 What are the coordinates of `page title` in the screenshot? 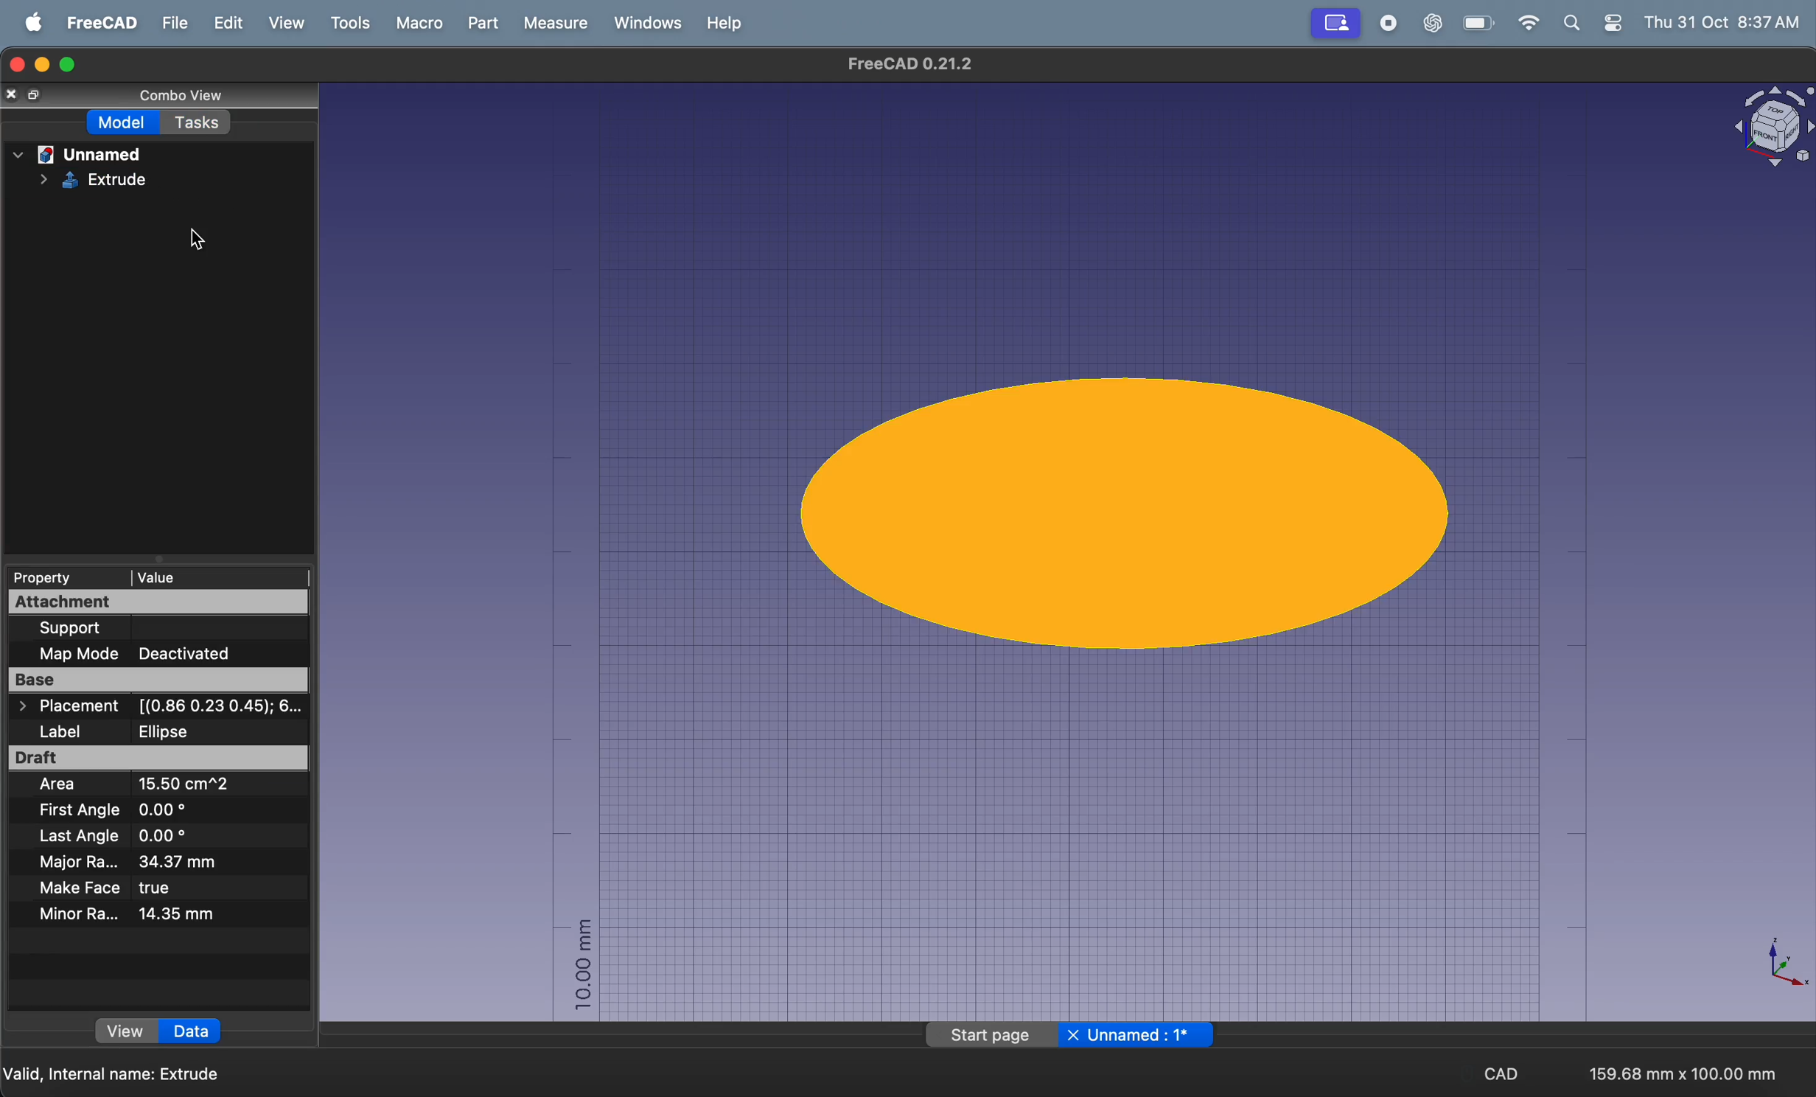 It's located at (904, 63).